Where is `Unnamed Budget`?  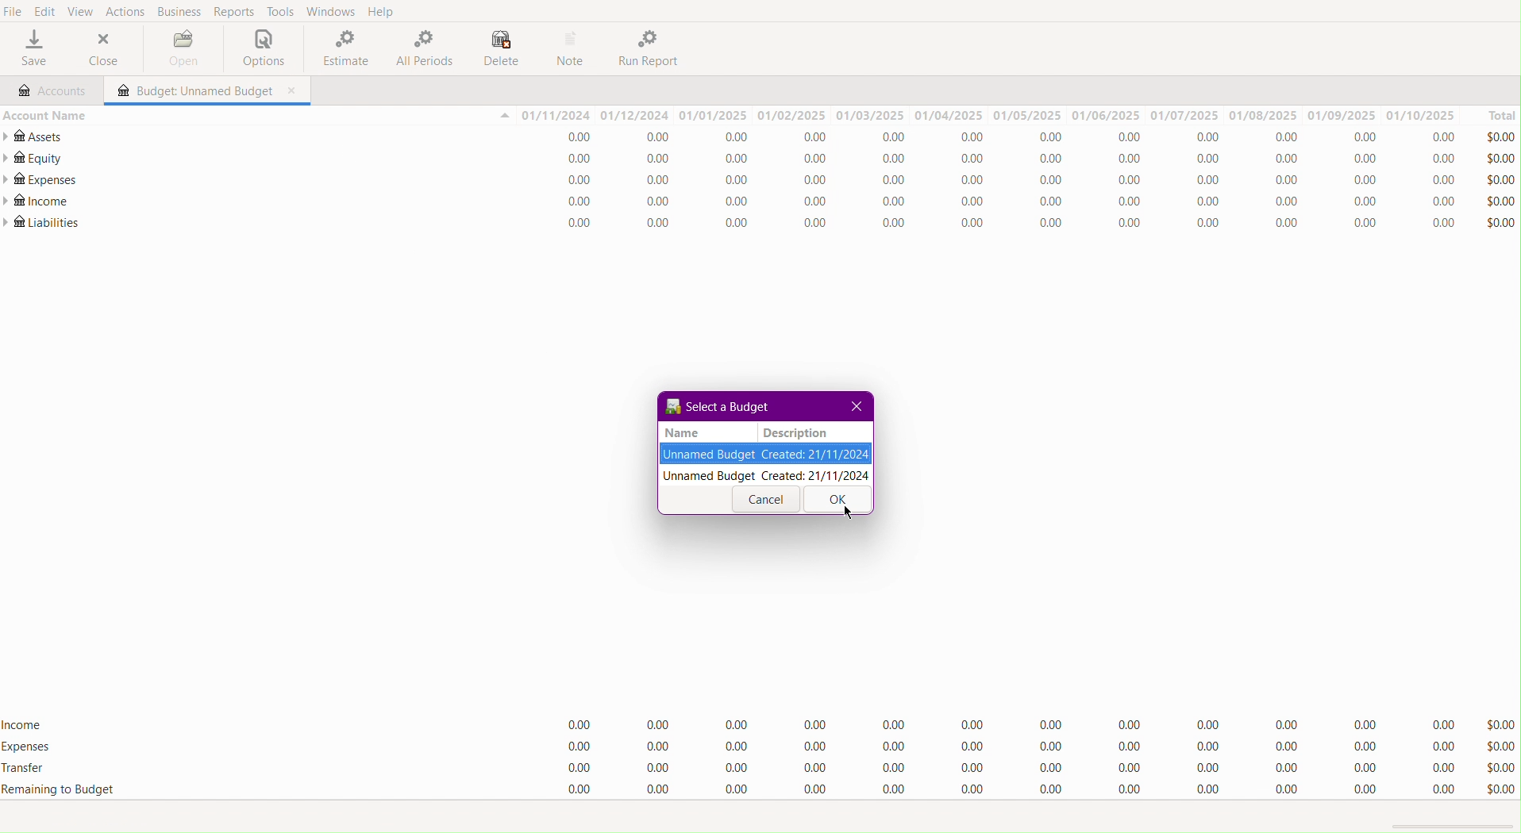 Unnamed Budget is located at coordinates (766, 455).